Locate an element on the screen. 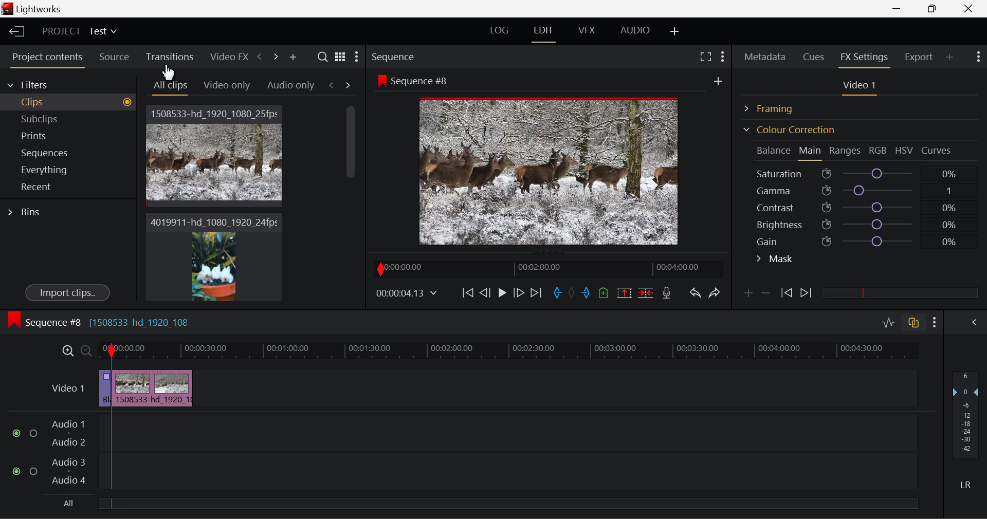 Image resolution: width=987 pixels, height=519 pixels. Go Back is located at coordinates (486, 292).